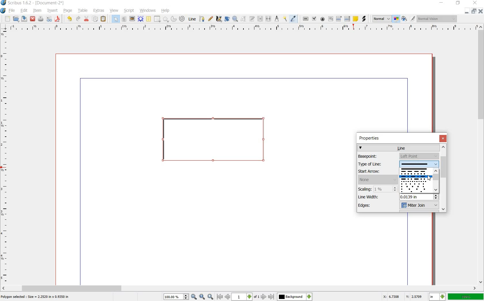 The image size is (484, 301). What do you see at coordinates (83, 11) in the screenshot?
I see `TABLE` at bounding box center [83, 11].